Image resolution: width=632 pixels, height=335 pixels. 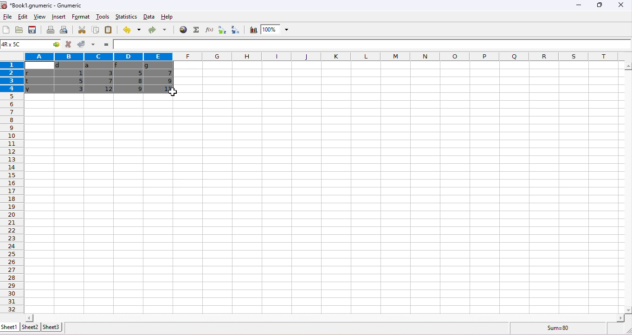 What do you see at coordinates (65, 30) in the screenshot?
I see `print preview` at bounding box center [65, 30].